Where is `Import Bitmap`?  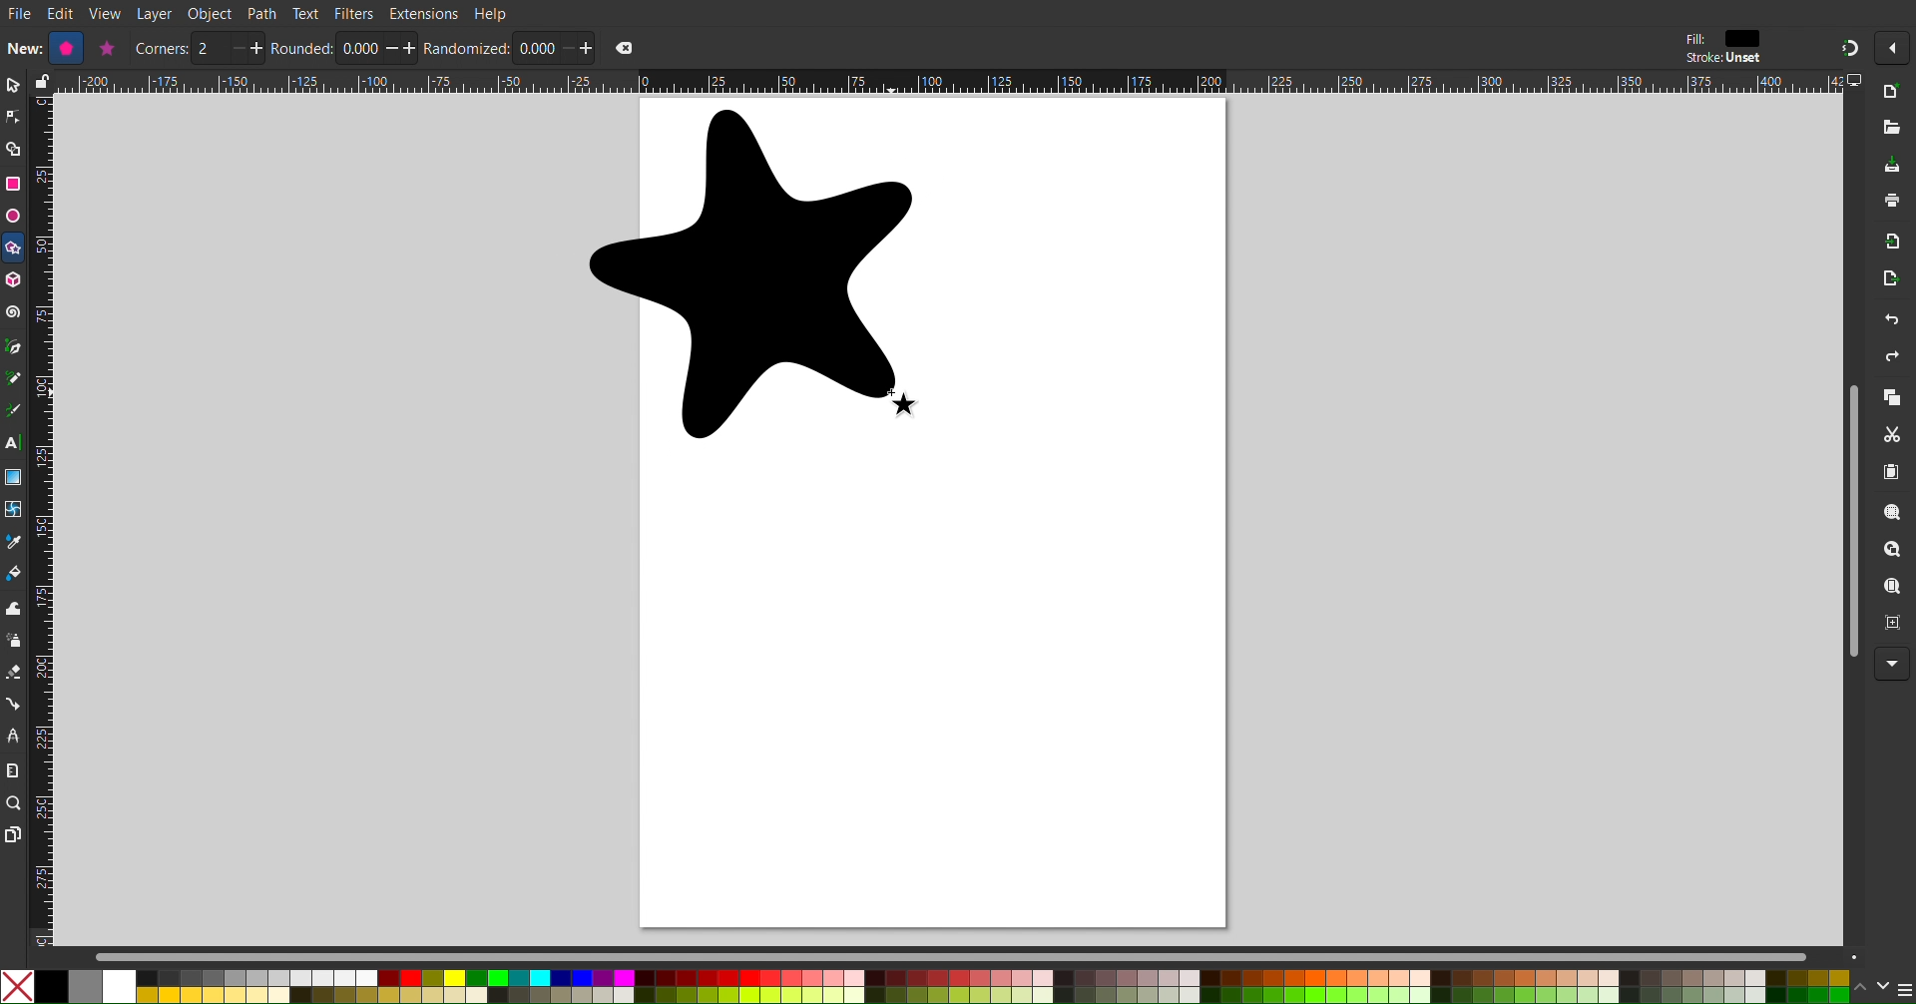 Import Bitmap is located at coordinates (1893, 246).